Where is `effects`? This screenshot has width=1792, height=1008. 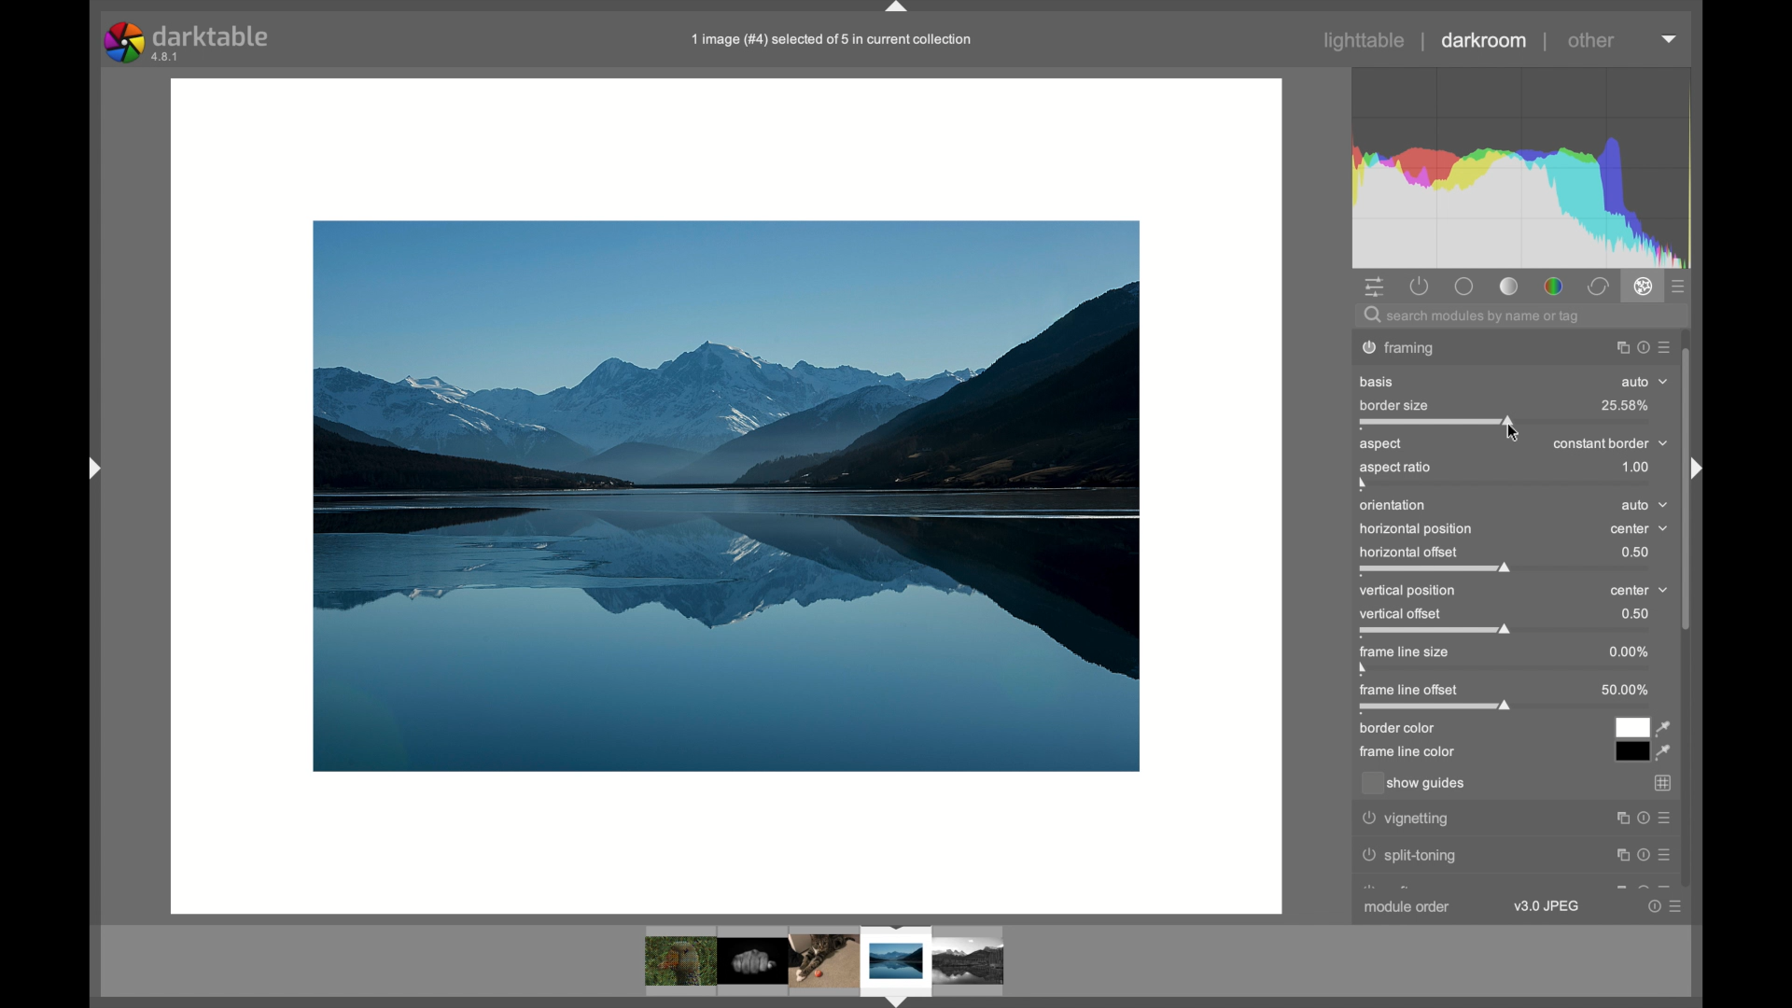
effects is located at coordinates (1645, 286).